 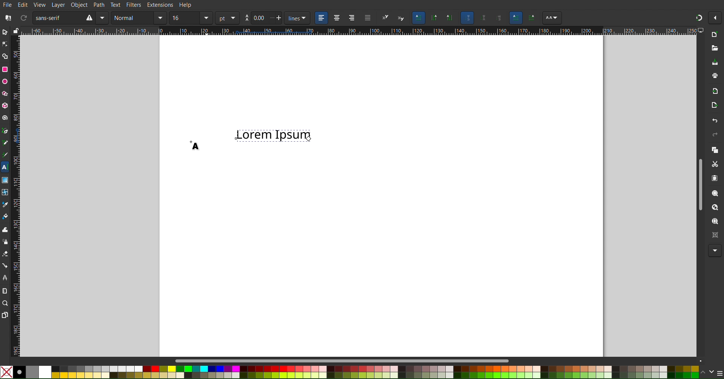 What do you see at coordinates (715, 251) in the screenshot?
I see `More Options` at bounding box center [715, 251].